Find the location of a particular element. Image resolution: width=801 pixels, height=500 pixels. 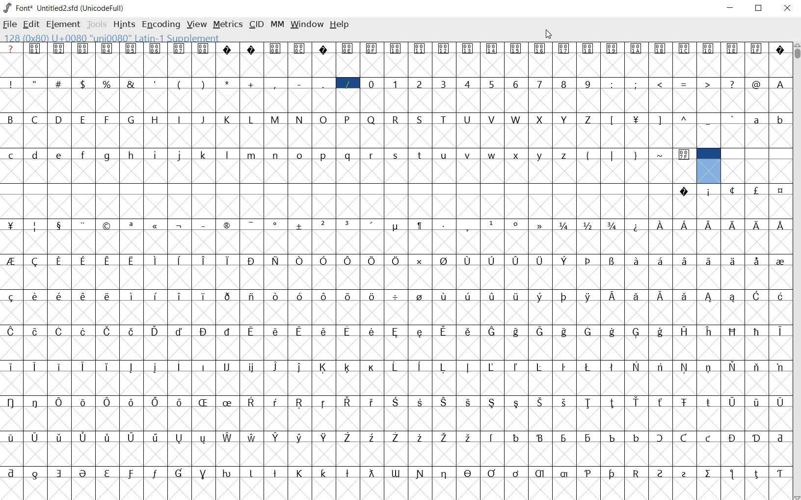

8 is located at coordinates (565, 84).